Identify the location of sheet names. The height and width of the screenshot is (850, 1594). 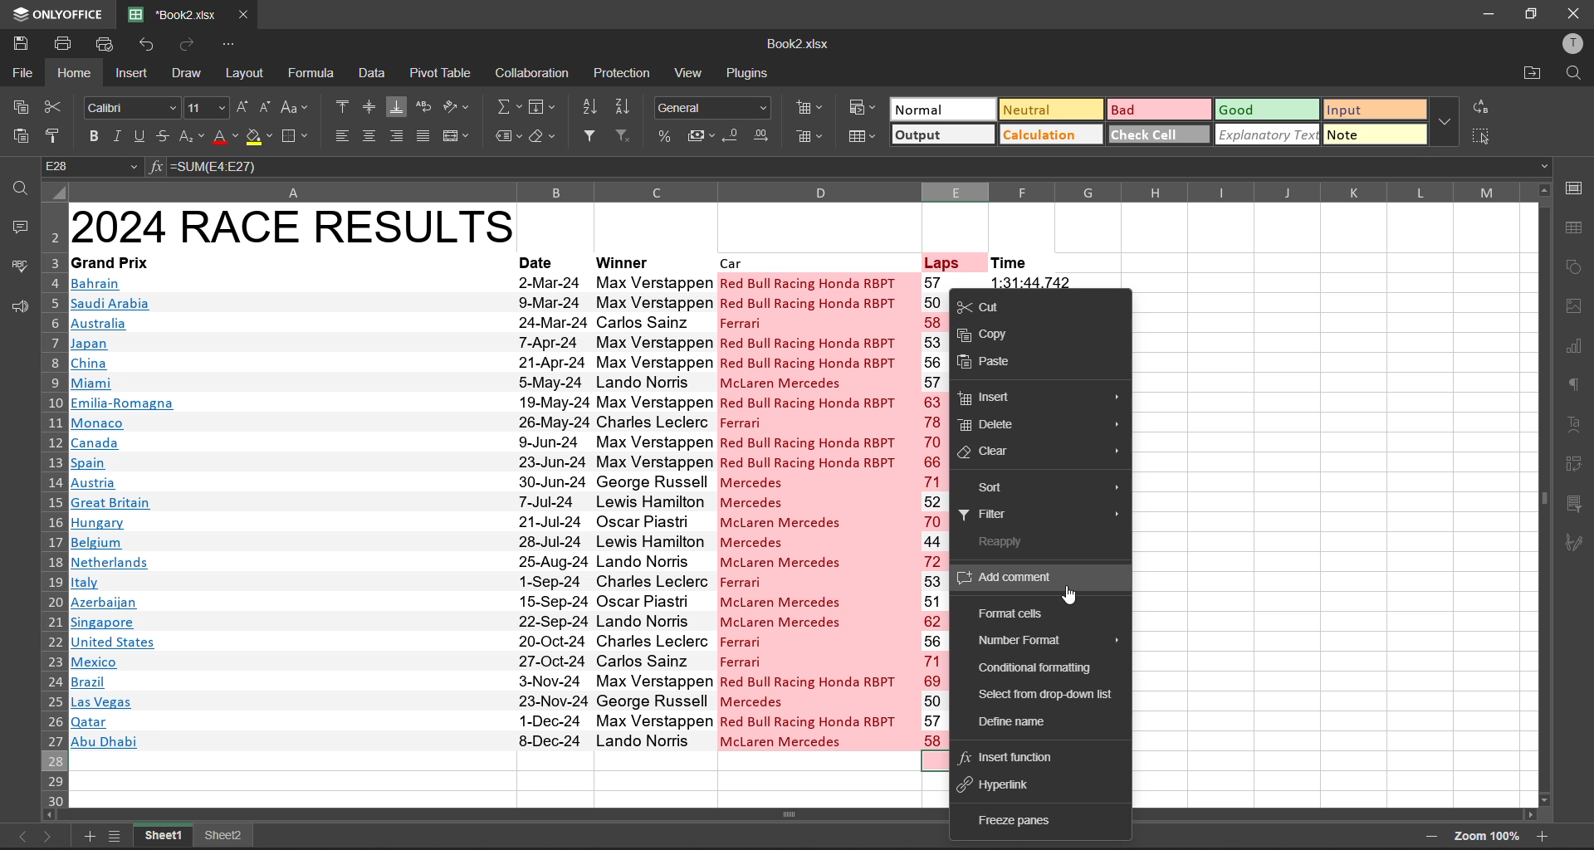
(225, 837).